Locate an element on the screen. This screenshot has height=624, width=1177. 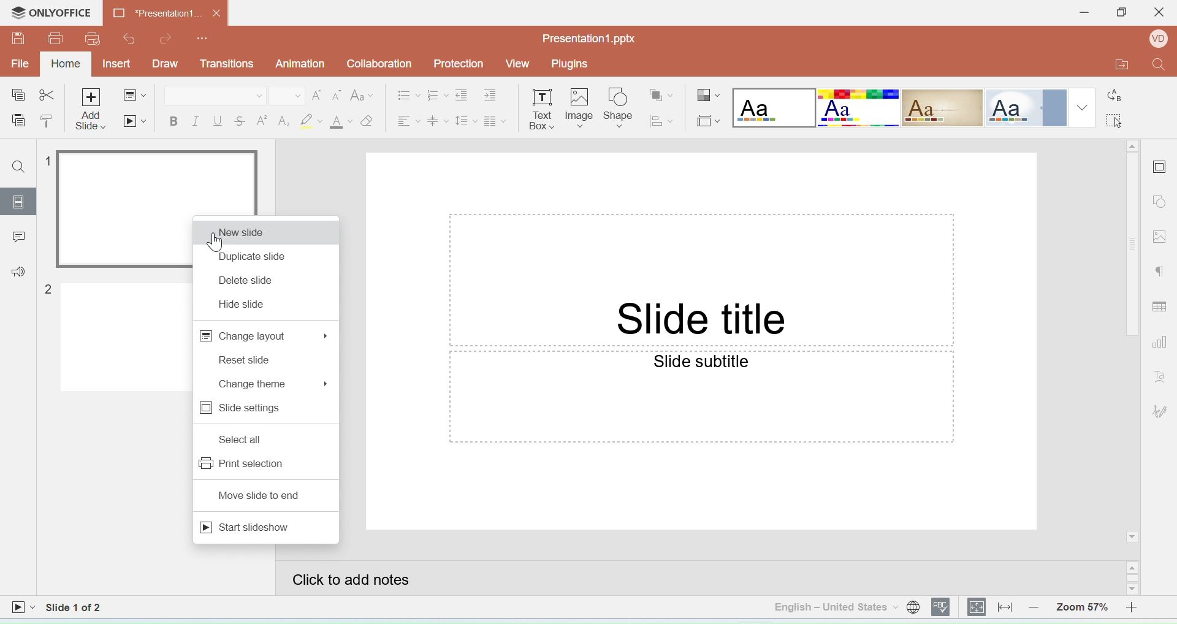
Start slideshow is located at coordinates (134, 121).